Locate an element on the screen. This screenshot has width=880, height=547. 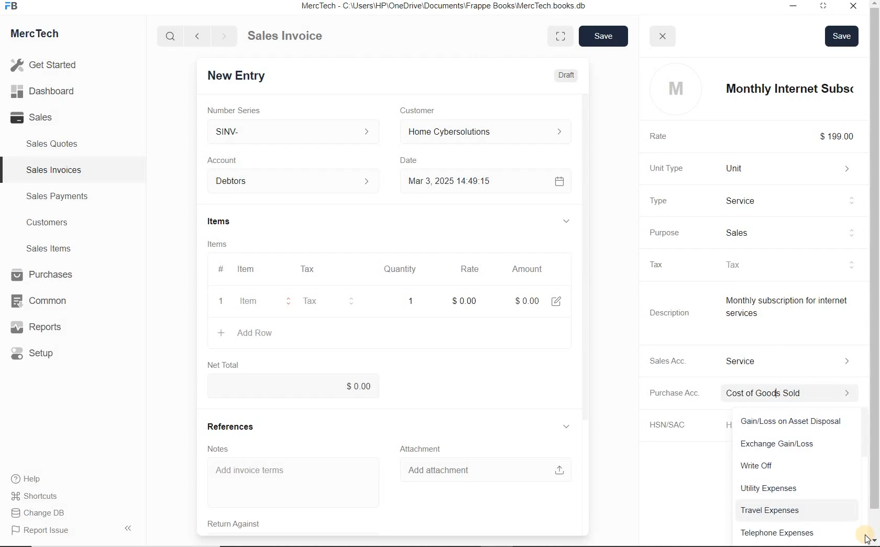
Dashboard is located at coordinates (48, 92).